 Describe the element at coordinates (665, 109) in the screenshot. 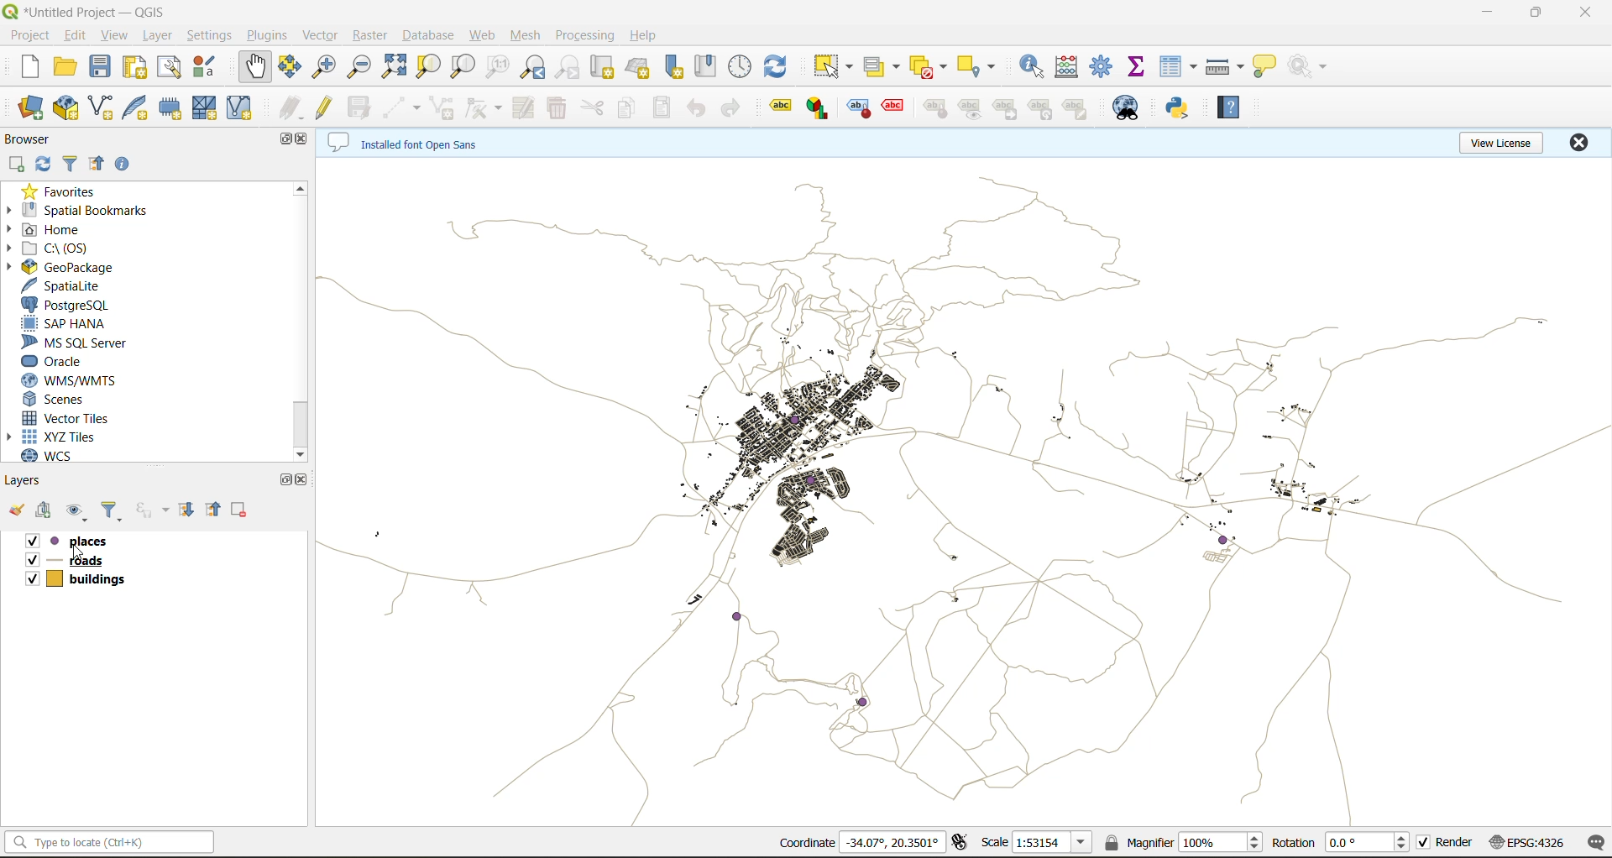

I see `paste` at that location.